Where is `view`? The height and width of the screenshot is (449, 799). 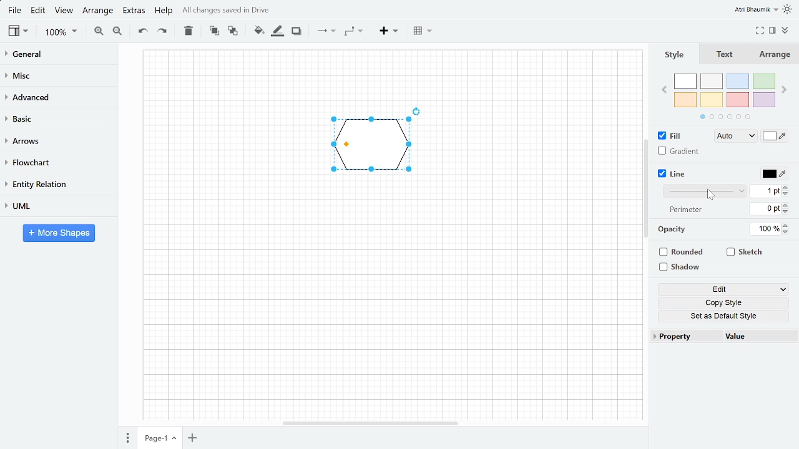 view is located at coordinates (18, 32).